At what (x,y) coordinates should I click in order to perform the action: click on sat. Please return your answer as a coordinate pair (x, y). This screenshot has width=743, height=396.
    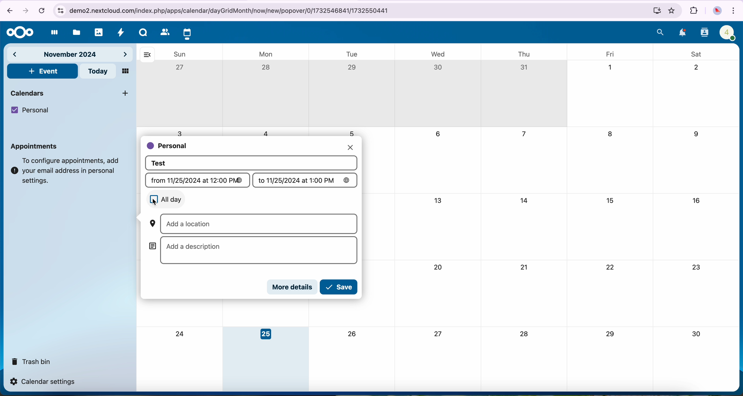
    Looking at the image, I should click on (698, 54).